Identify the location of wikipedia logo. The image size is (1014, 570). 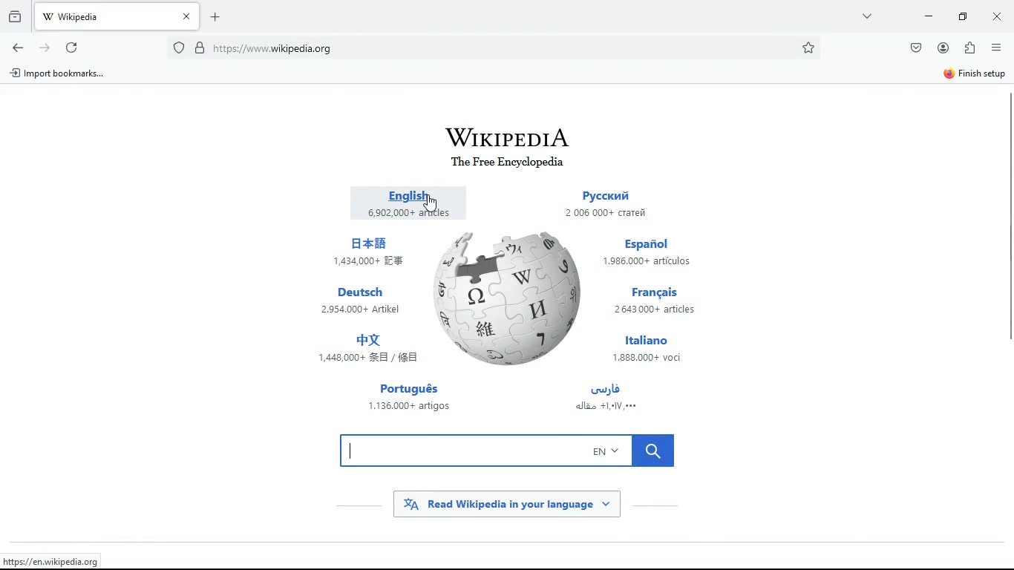
(511, 302).